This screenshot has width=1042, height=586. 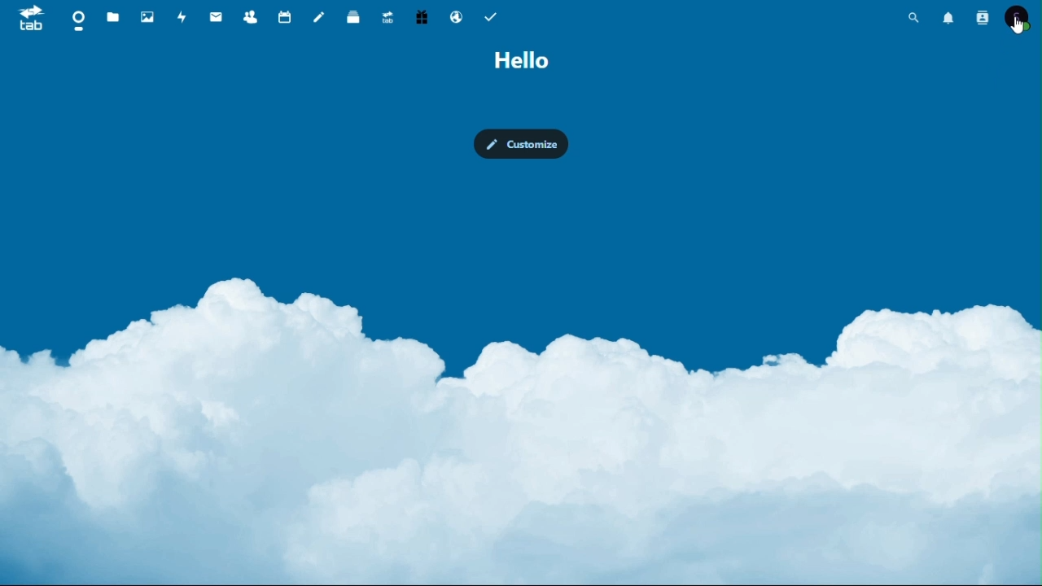 I want to click on Activity, so click(x=182, y=15).